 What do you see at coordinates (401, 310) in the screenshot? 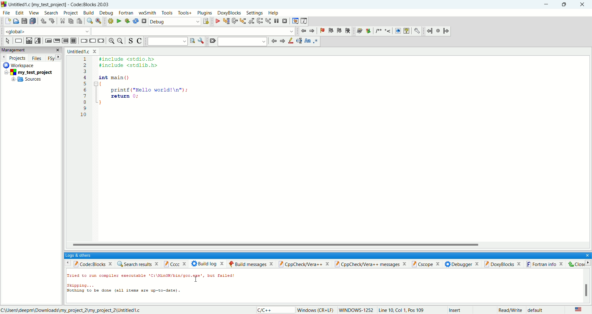
I see `line, col` at bounding box center [401, 310].